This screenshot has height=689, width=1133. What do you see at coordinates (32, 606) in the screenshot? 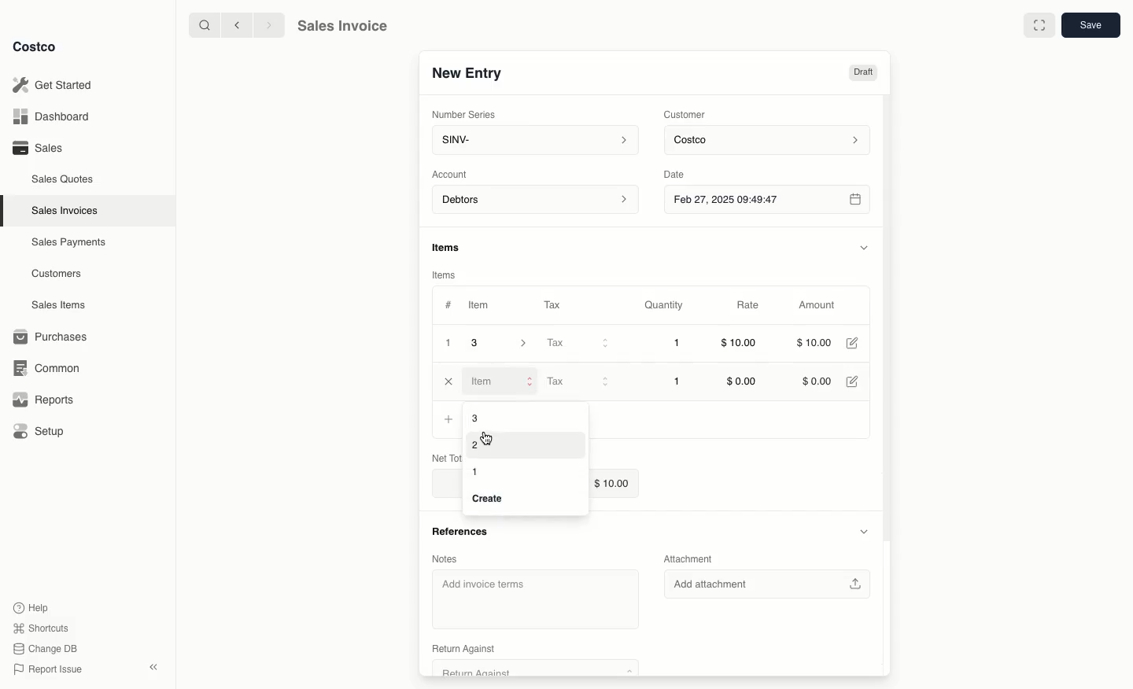
I see `Help` at bounding box center [32, 606].